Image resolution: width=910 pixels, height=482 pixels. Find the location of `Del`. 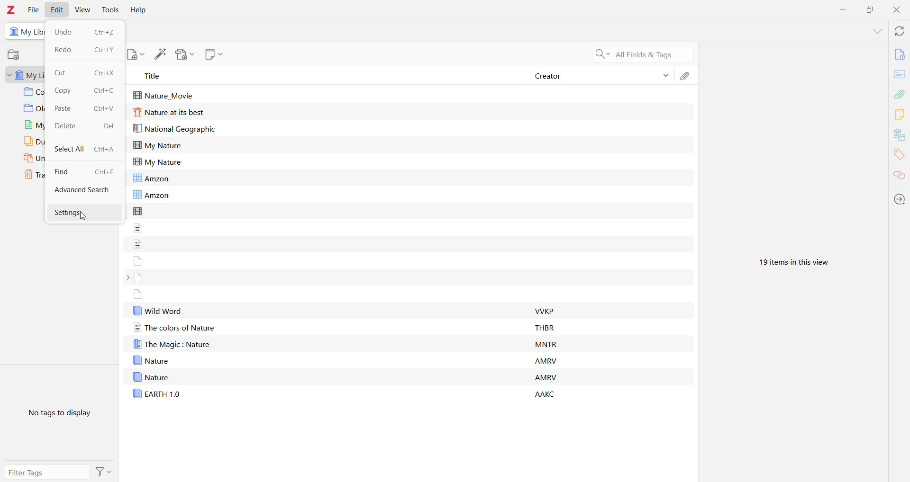

Del is located at coordinates (109, 126).